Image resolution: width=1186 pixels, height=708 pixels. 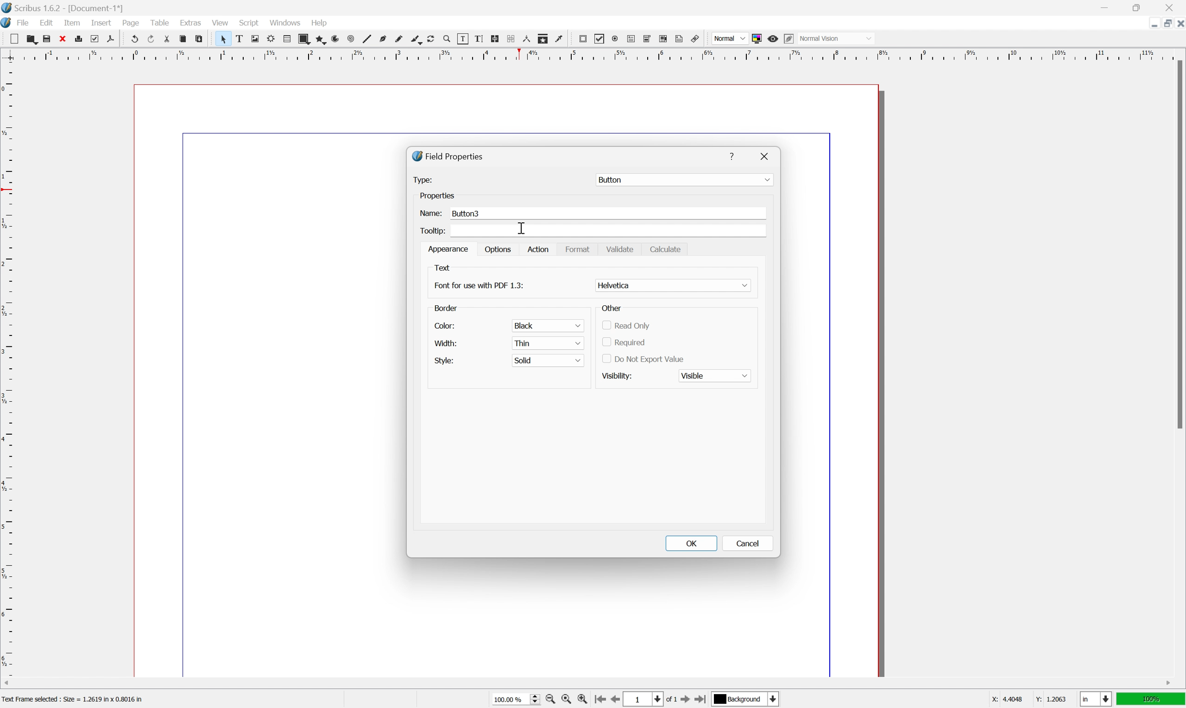 What do you see at coordinates (479, 39) in the screenshot?
I see `edit text with story editor` at bounding box center [479, 39].